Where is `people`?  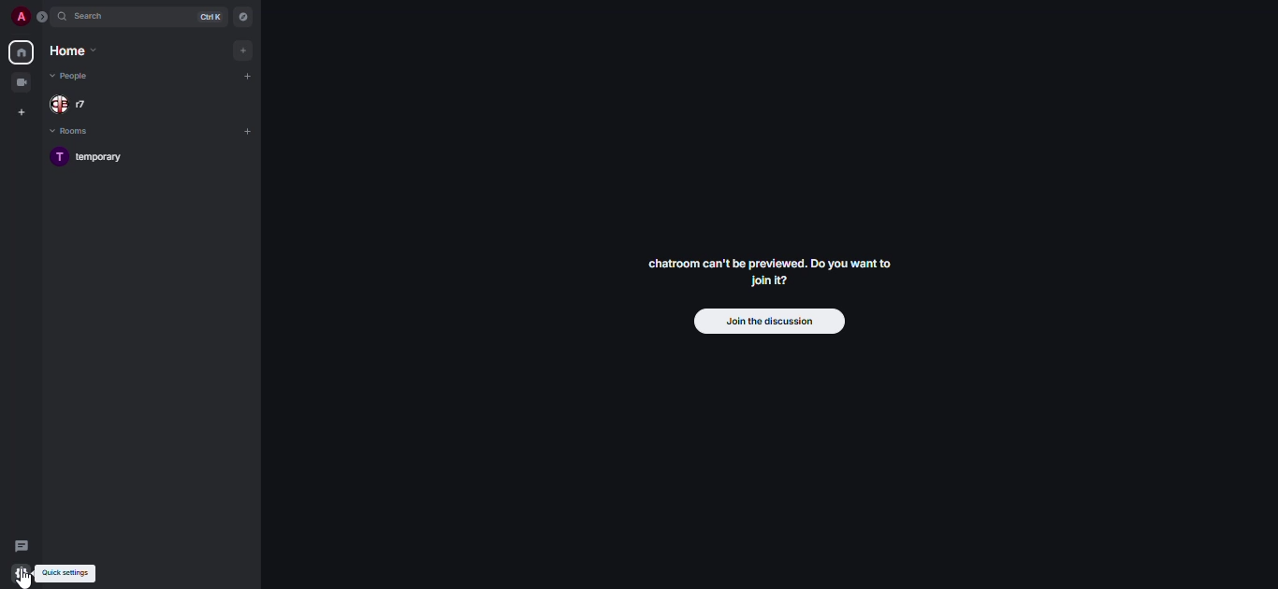
people is located at coordinates (78, 105).